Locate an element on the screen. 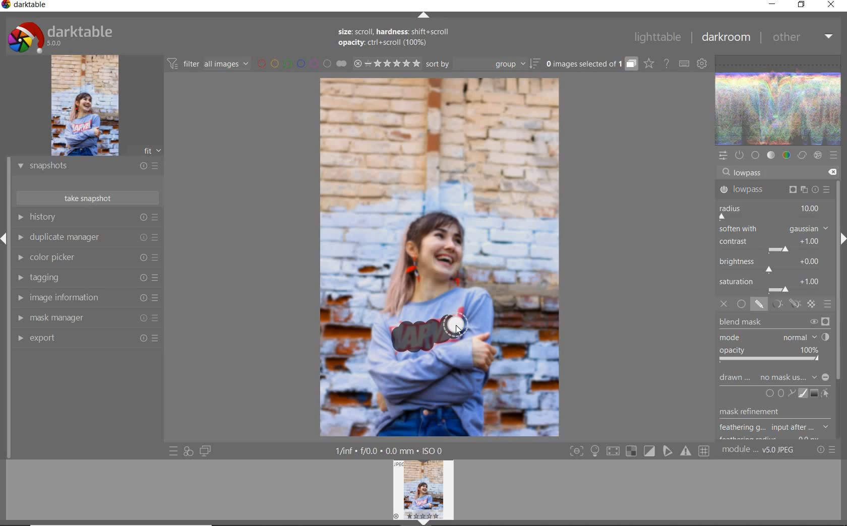  radius is located at coordinates (770, 211).